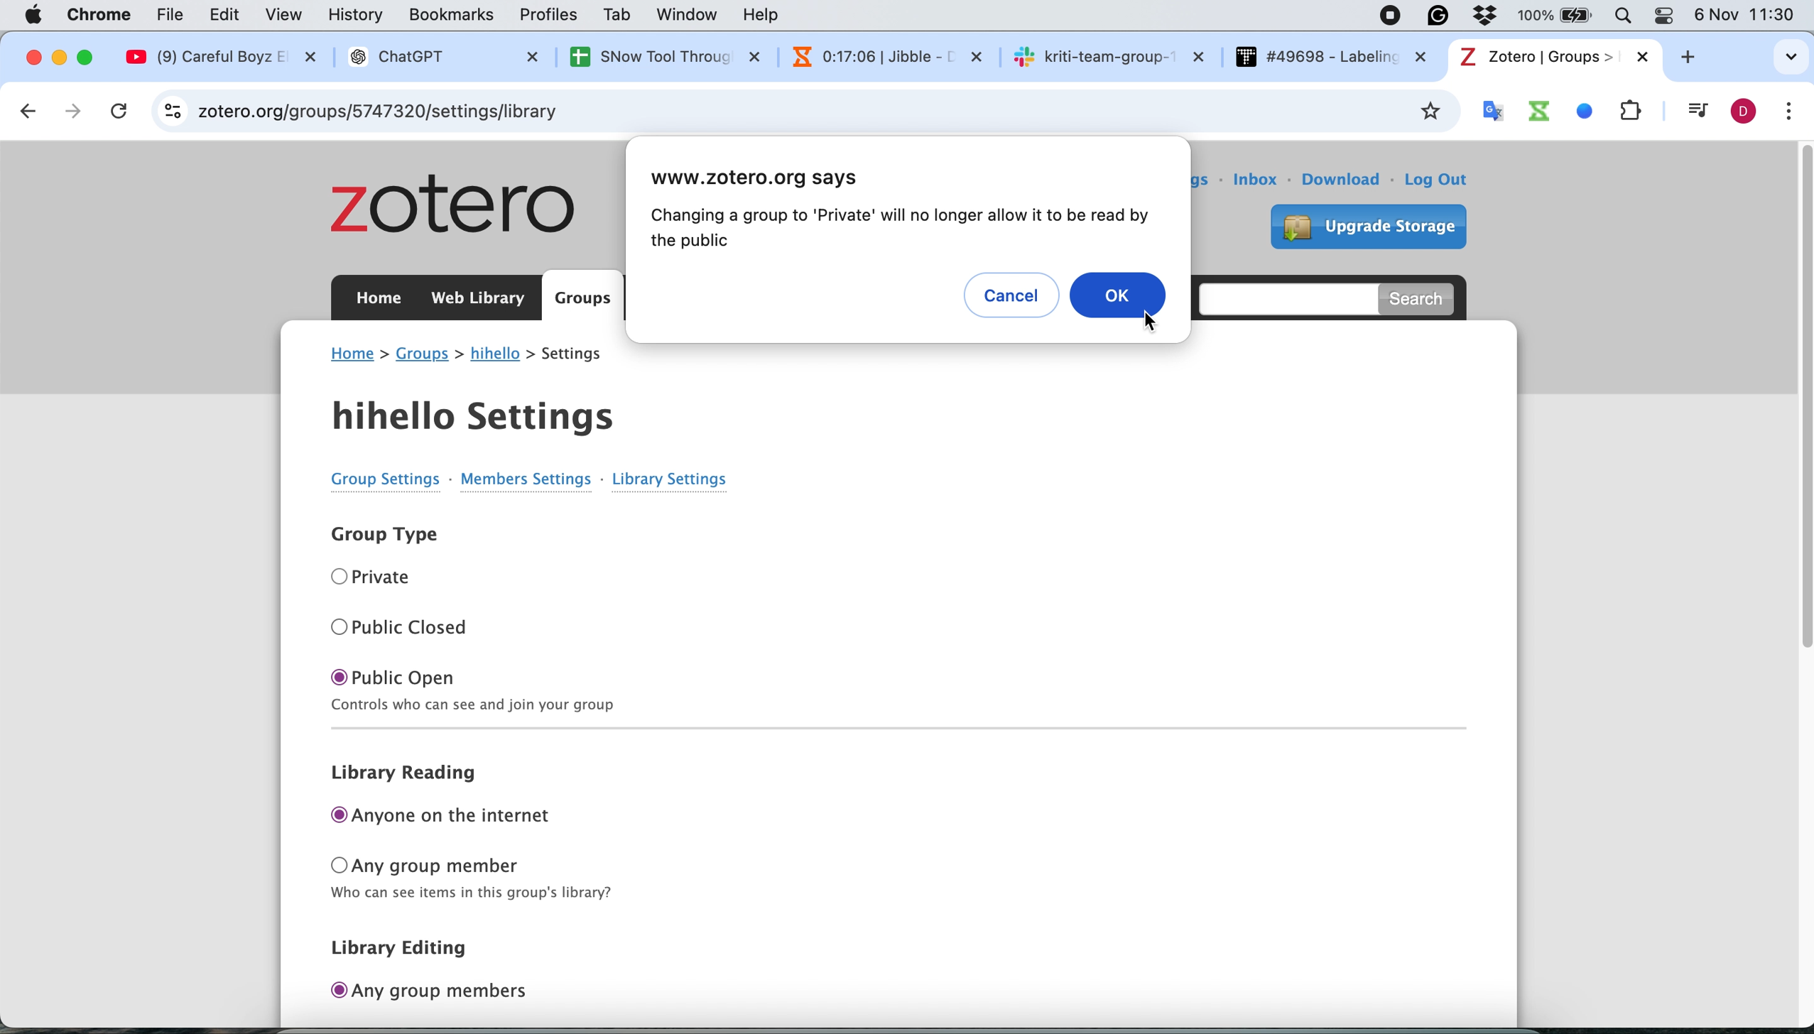 The height and width of the screenshot is (1034, 1814). What do you see at coordinates (482, 411) in the screenshot?
I see `hihello` at bounding box center [482, 411].